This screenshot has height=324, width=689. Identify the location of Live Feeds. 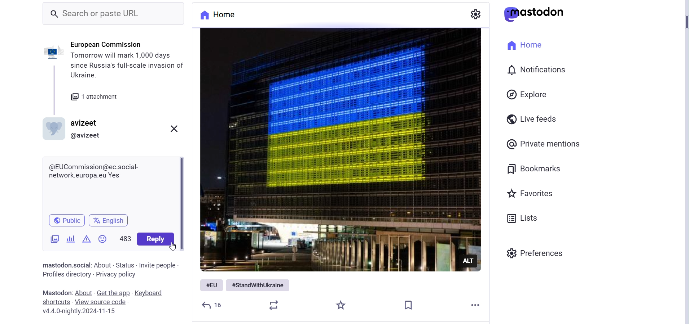
(534, 118).